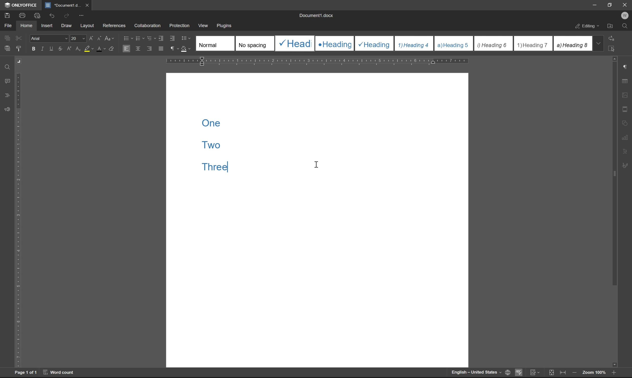  I want to click on customize quick access toolbar, so click(81, 16).